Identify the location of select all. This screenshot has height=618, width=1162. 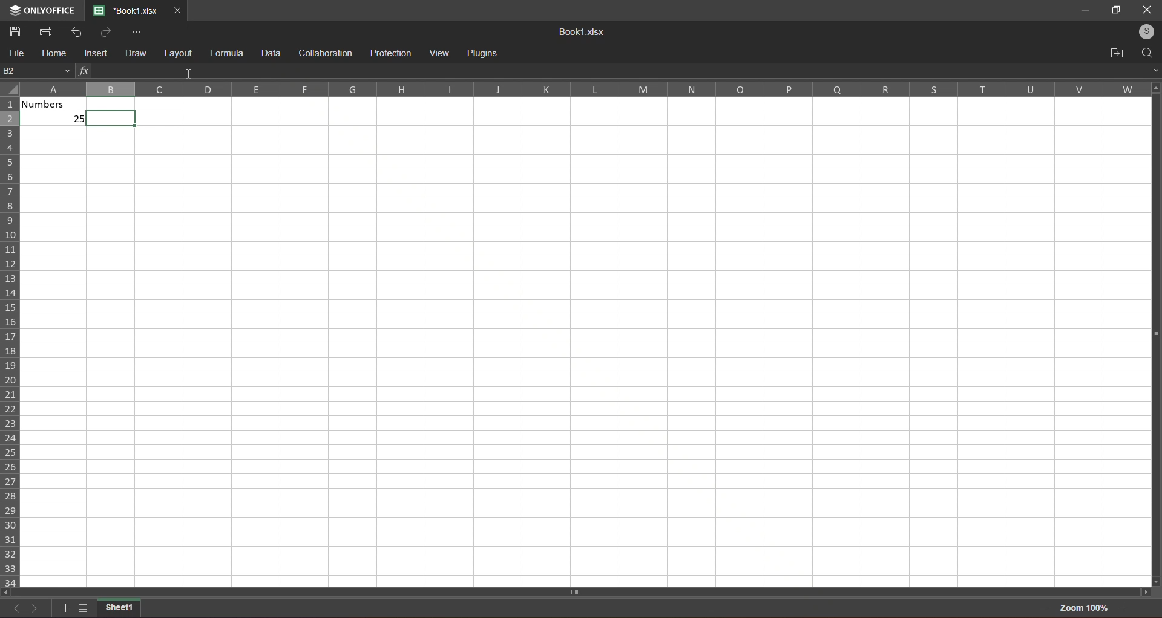
(11, 93).